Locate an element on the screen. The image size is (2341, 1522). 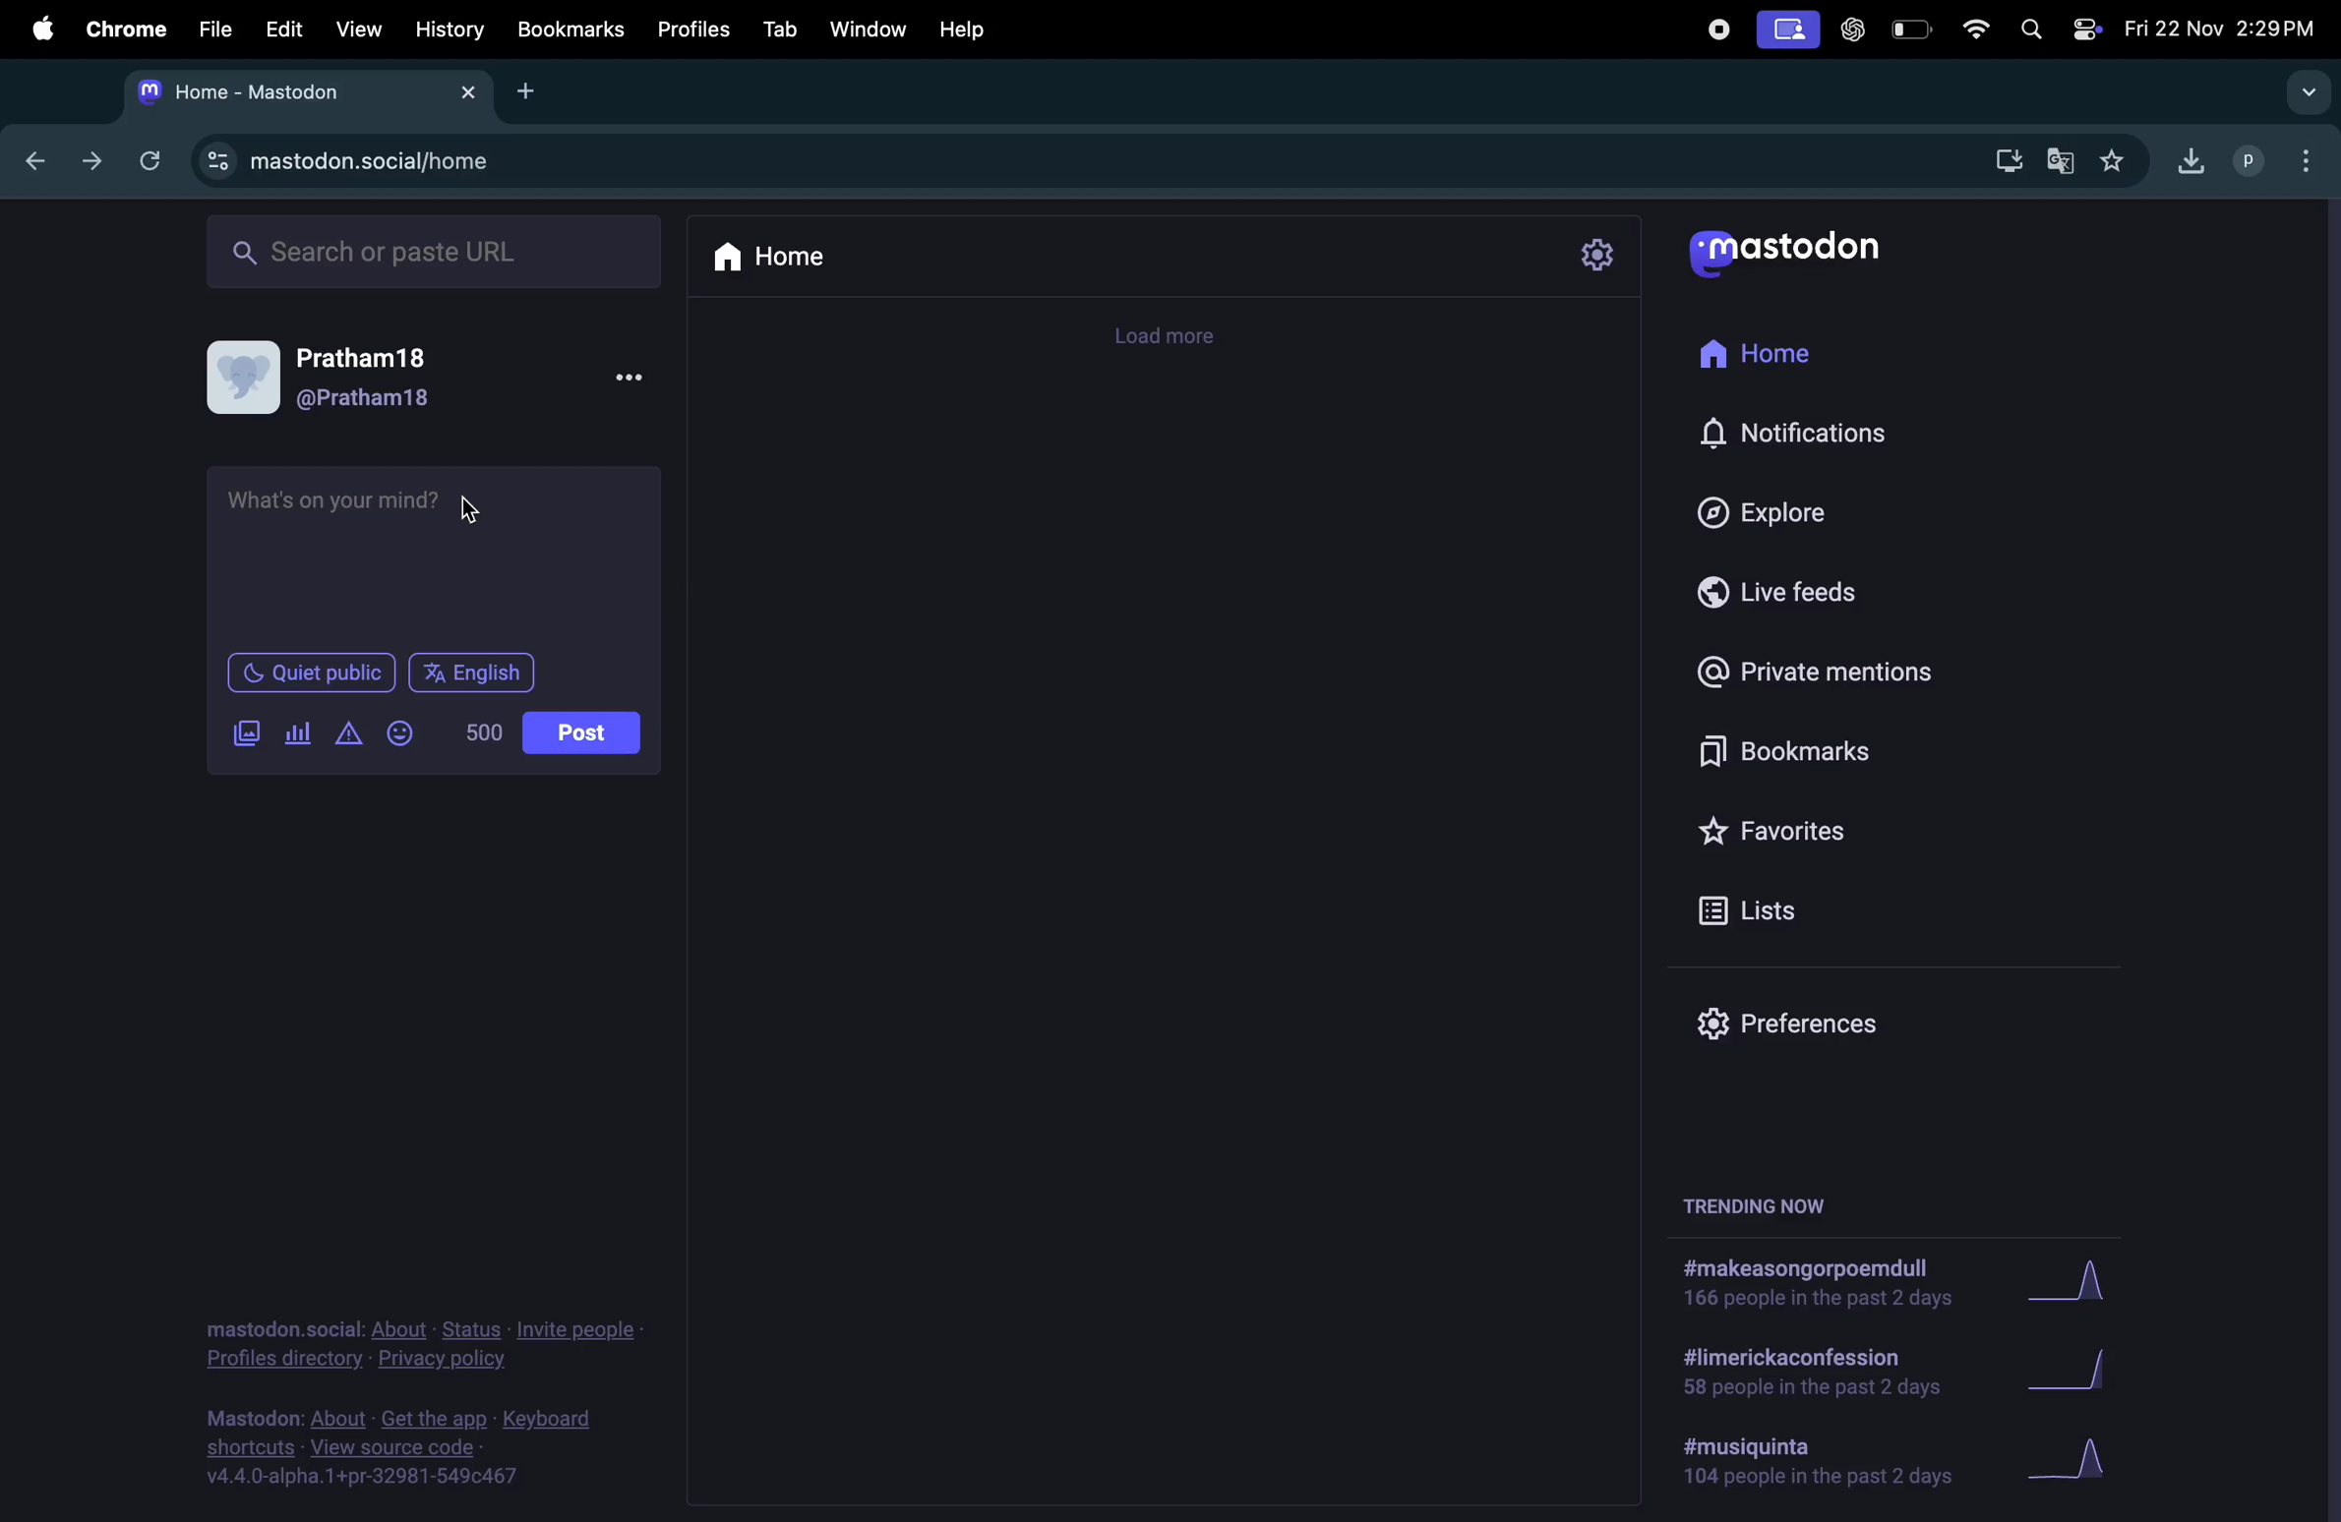
home is located at coordinates (1788, 350).